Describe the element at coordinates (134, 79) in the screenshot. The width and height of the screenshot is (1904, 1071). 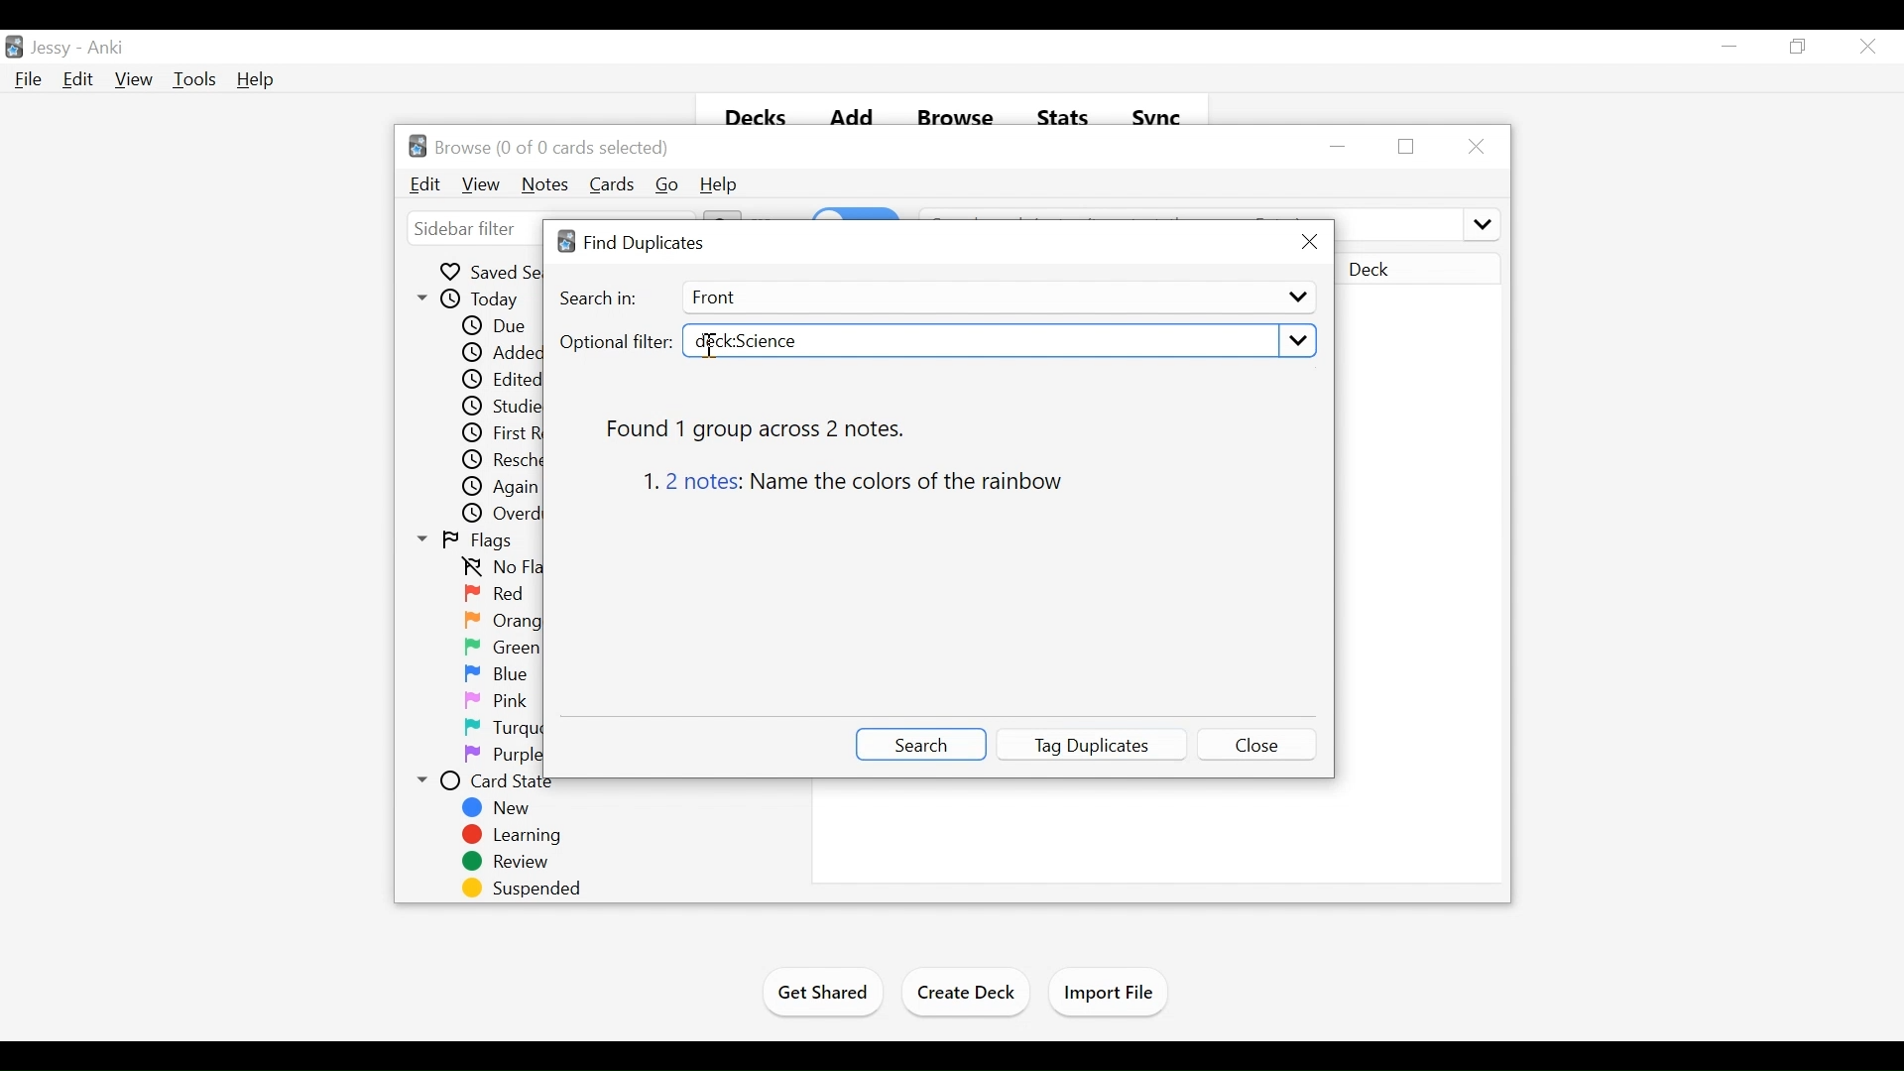
I see `View` at that location.